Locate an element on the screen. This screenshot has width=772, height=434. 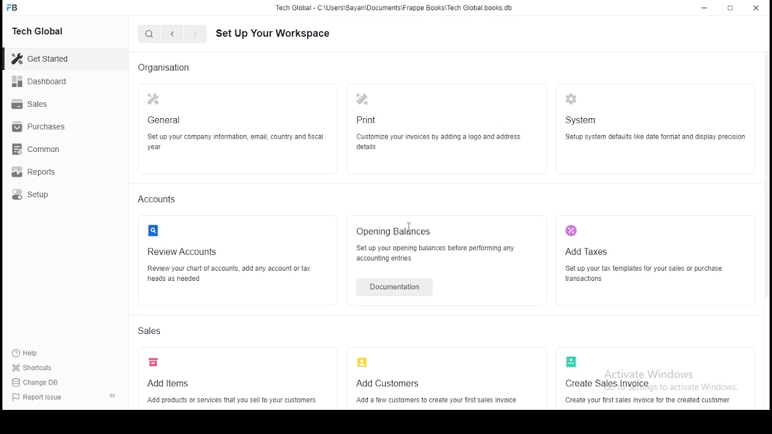
search is located at coordinates (148, 34).